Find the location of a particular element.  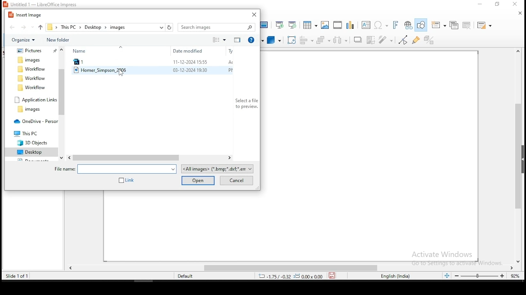

system folder is located at coordinates (27, 132).